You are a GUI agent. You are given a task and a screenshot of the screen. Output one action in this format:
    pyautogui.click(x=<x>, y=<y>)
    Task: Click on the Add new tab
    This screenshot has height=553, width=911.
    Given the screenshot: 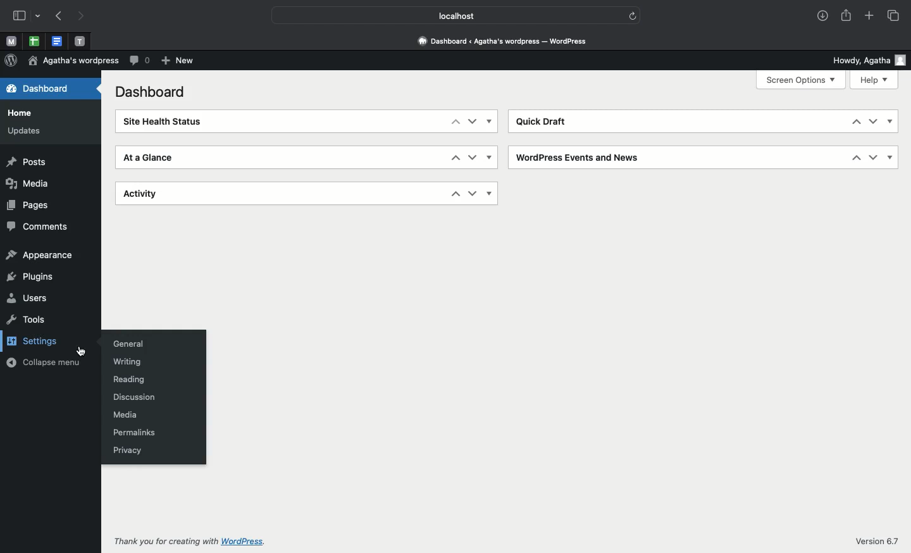 What is the action you would take?
    pyautogui.click(x=869, y=13)
    